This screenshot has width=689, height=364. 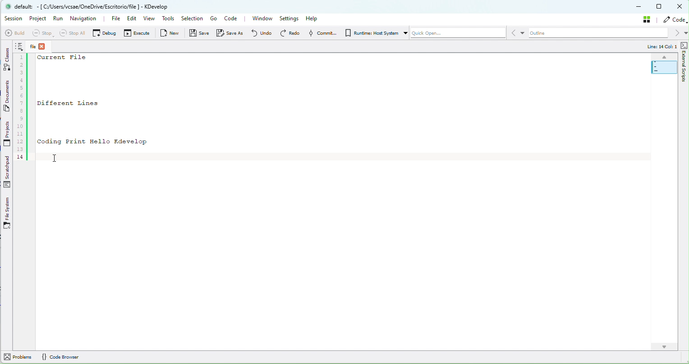 I want to click on Build, so click(x=14, y=33).